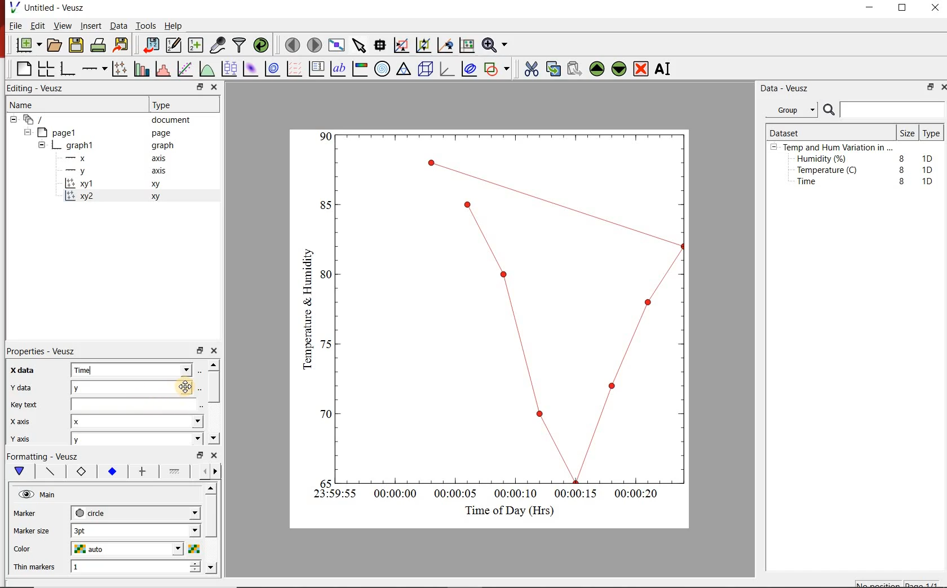  Describe the element at coordinates (665, 69) in the screenshot. I see `Rename the selected widget` at that location.